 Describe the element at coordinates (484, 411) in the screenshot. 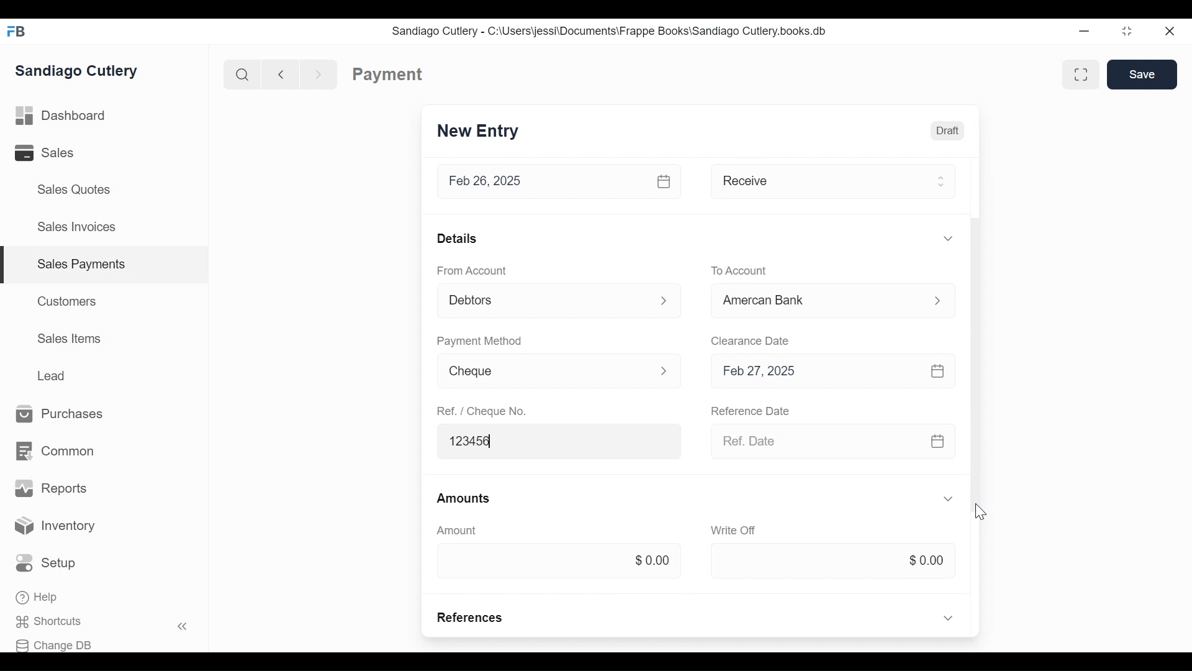

I see `Ref. / Cheque No.` at that location.